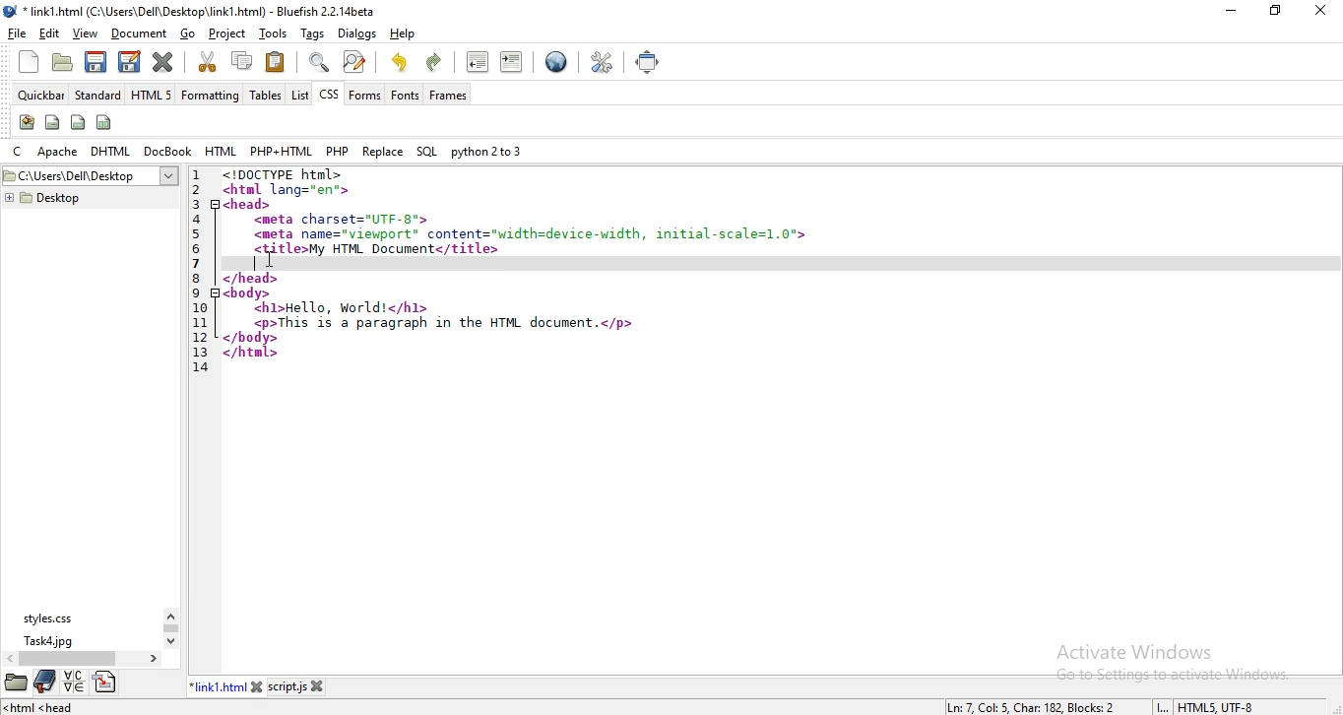 The image size is (1343, 715). Describe the element at coordinates (555, 63) in the screenshot. I see `preview in browser` at that location.